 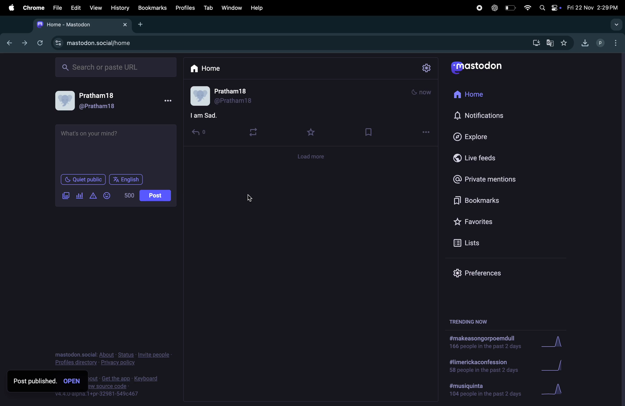 I want to click on apple widgets, so click(x=550, y=8).